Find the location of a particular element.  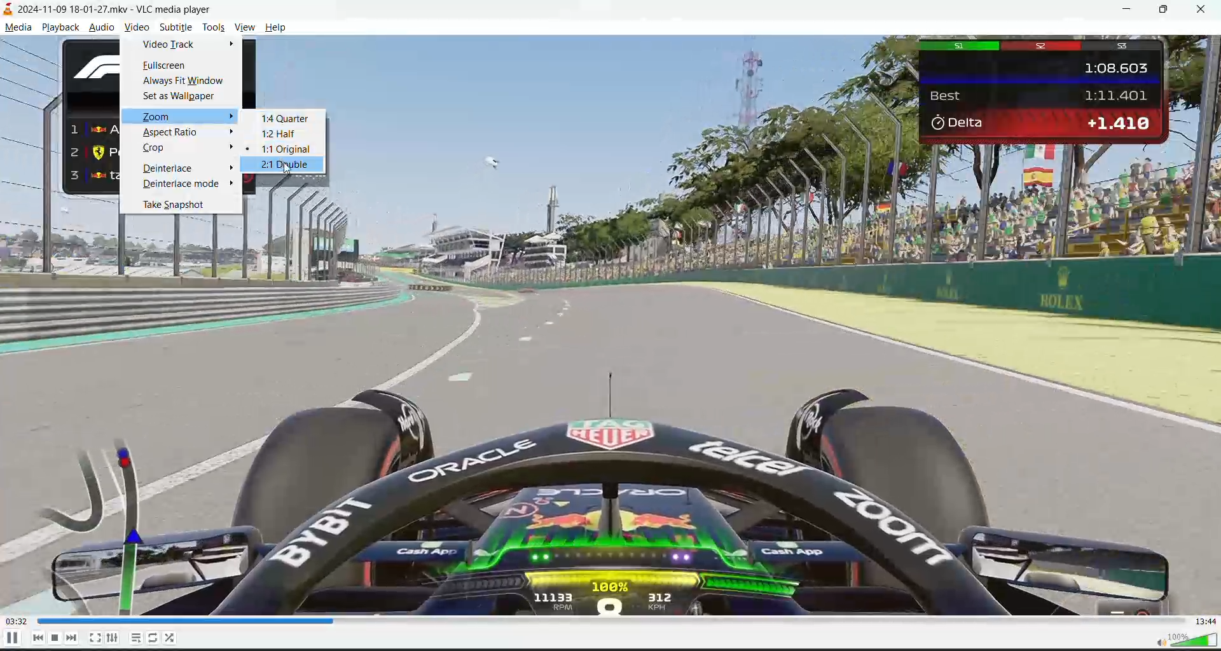

icon is located at coordinates (10, 10).